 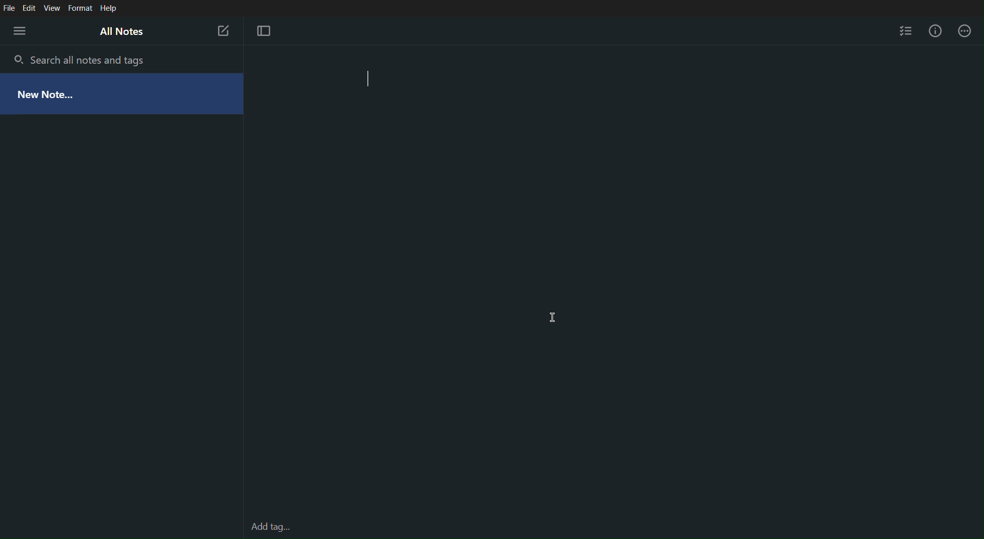 What do you see at coordinates (31, 8) in the screenshot?
I see `Edit` at bounding box center [31, 8].